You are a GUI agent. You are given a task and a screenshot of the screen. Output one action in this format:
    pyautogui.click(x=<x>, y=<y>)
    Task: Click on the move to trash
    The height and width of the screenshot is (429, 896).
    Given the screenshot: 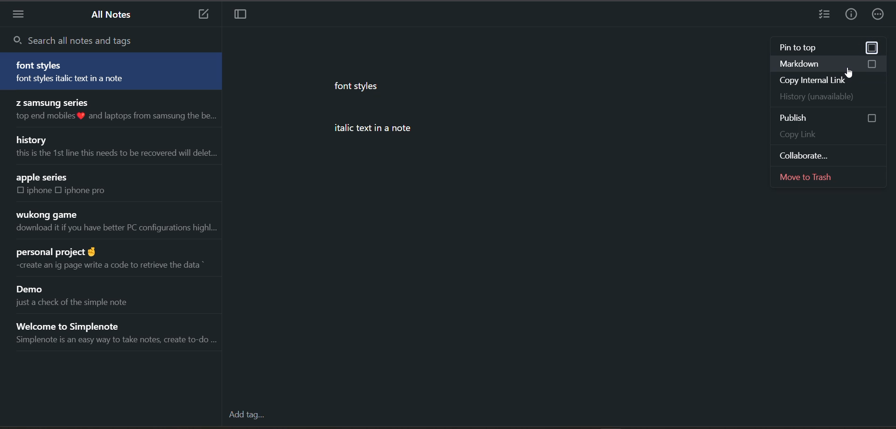 What is the action you would take?
    pyautogui.click(x=829, y=177)
    